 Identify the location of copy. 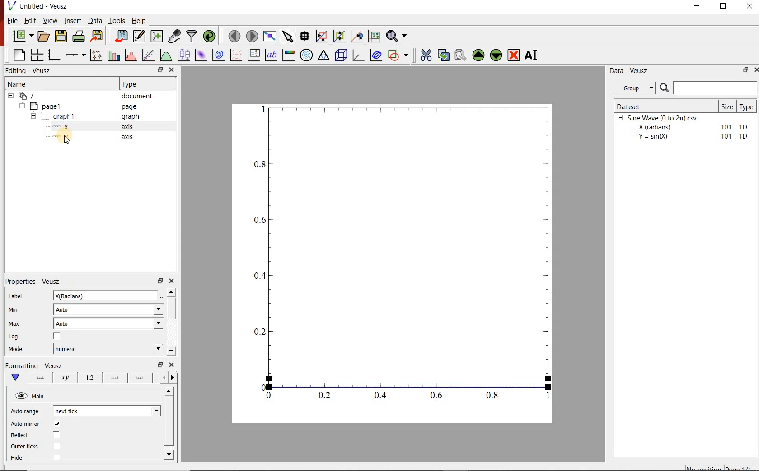
(443, 54).